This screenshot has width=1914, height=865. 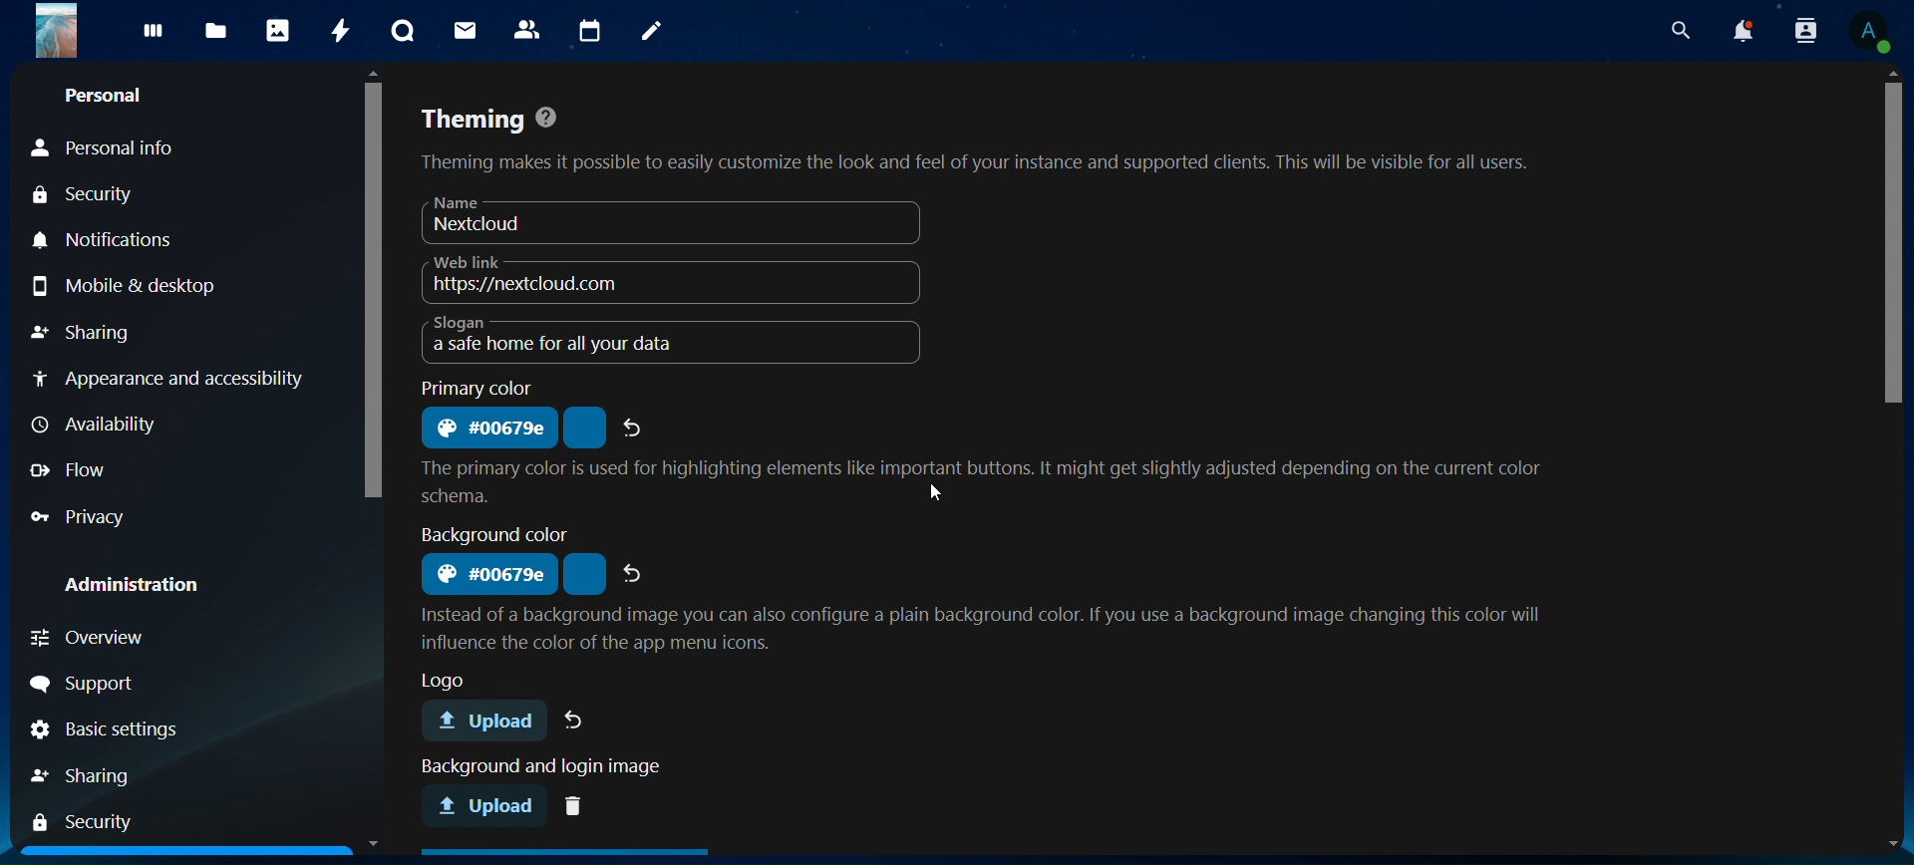 I want to click on basic settings, so click(x=137, y=731).